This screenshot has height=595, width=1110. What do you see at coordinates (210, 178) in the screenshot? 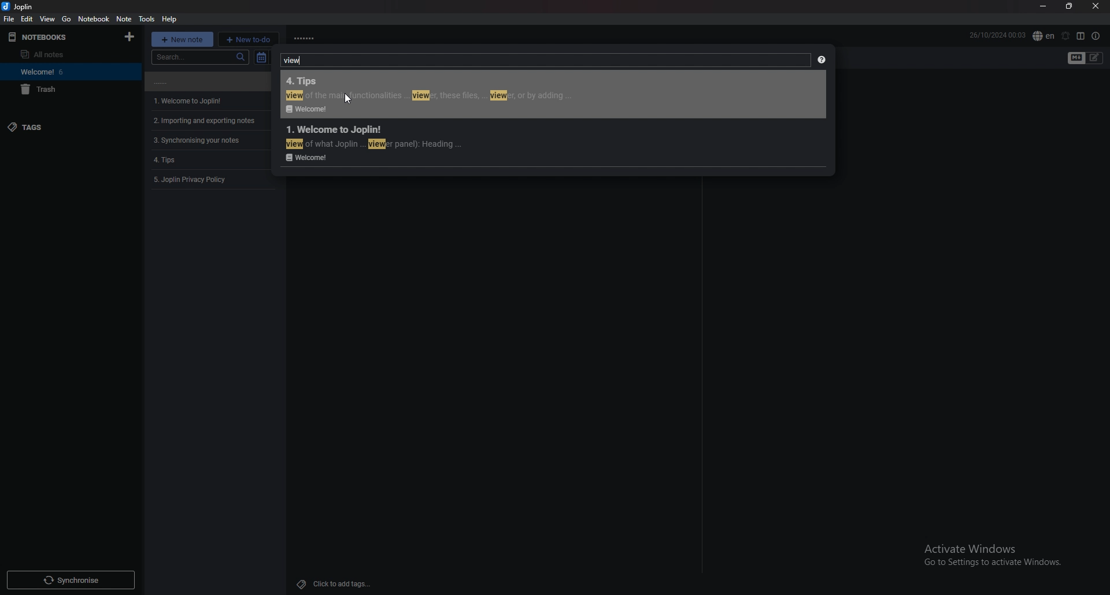
I see `note 6` at bounding box center [210, 178].